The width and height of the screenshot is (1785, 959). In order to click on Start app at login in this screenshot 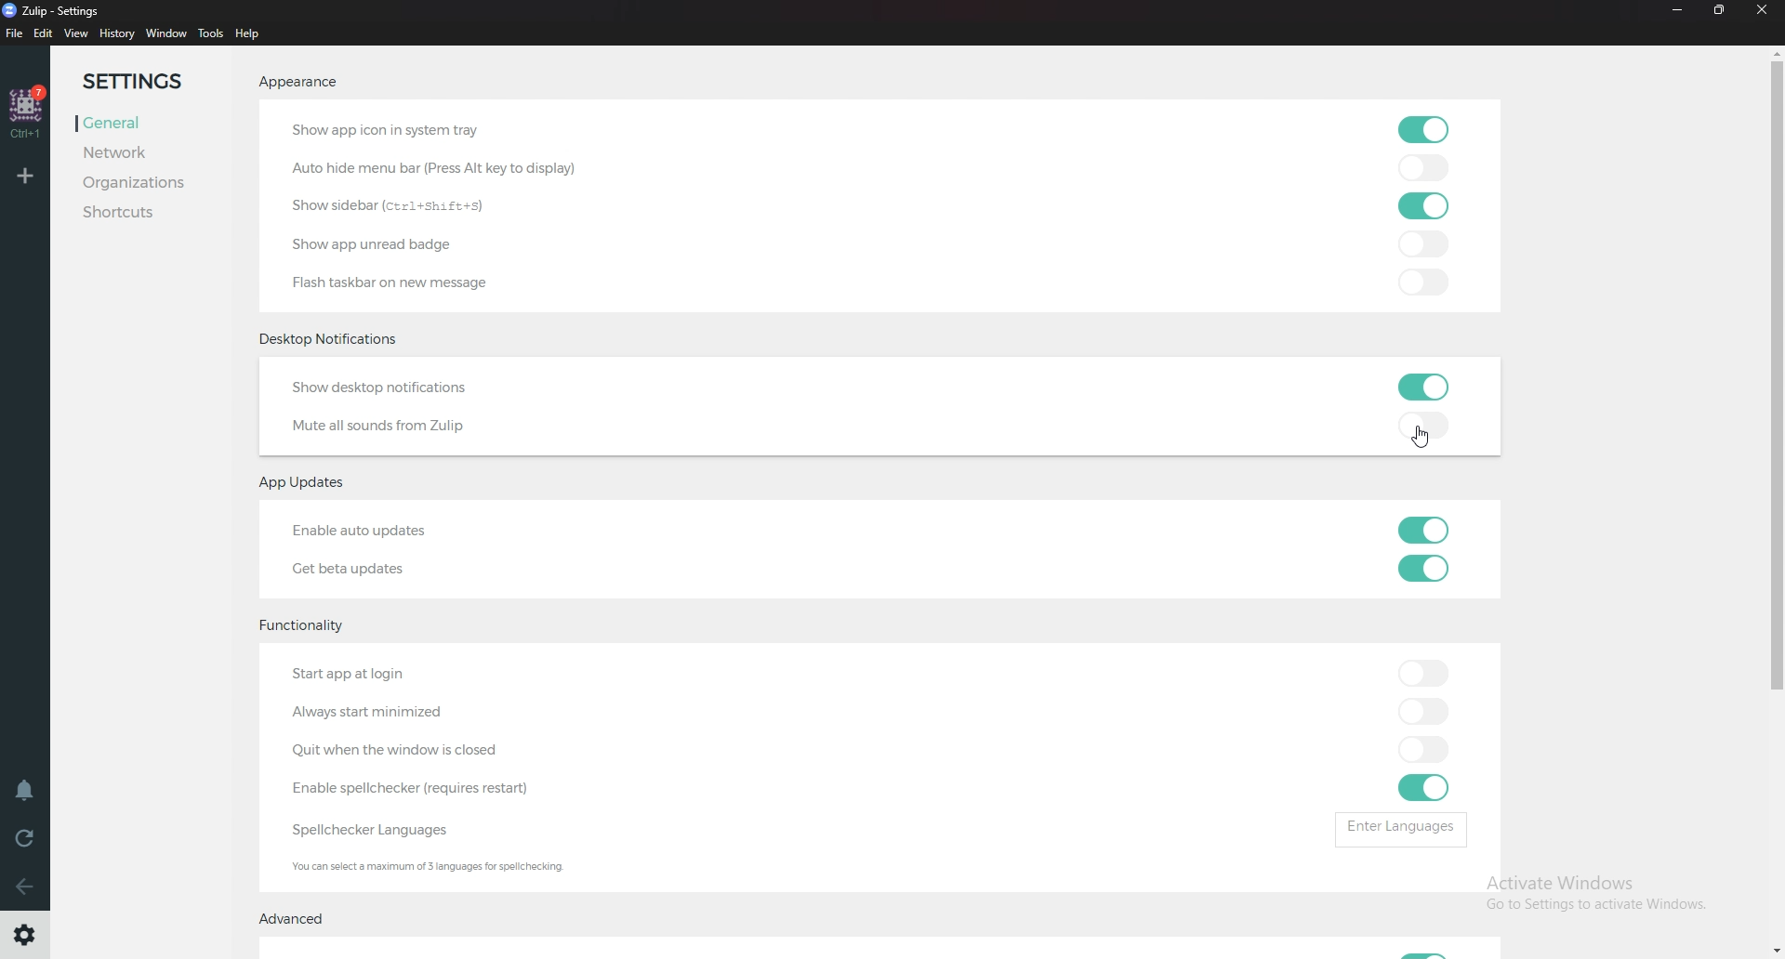, I will do `click(357, 676)`.